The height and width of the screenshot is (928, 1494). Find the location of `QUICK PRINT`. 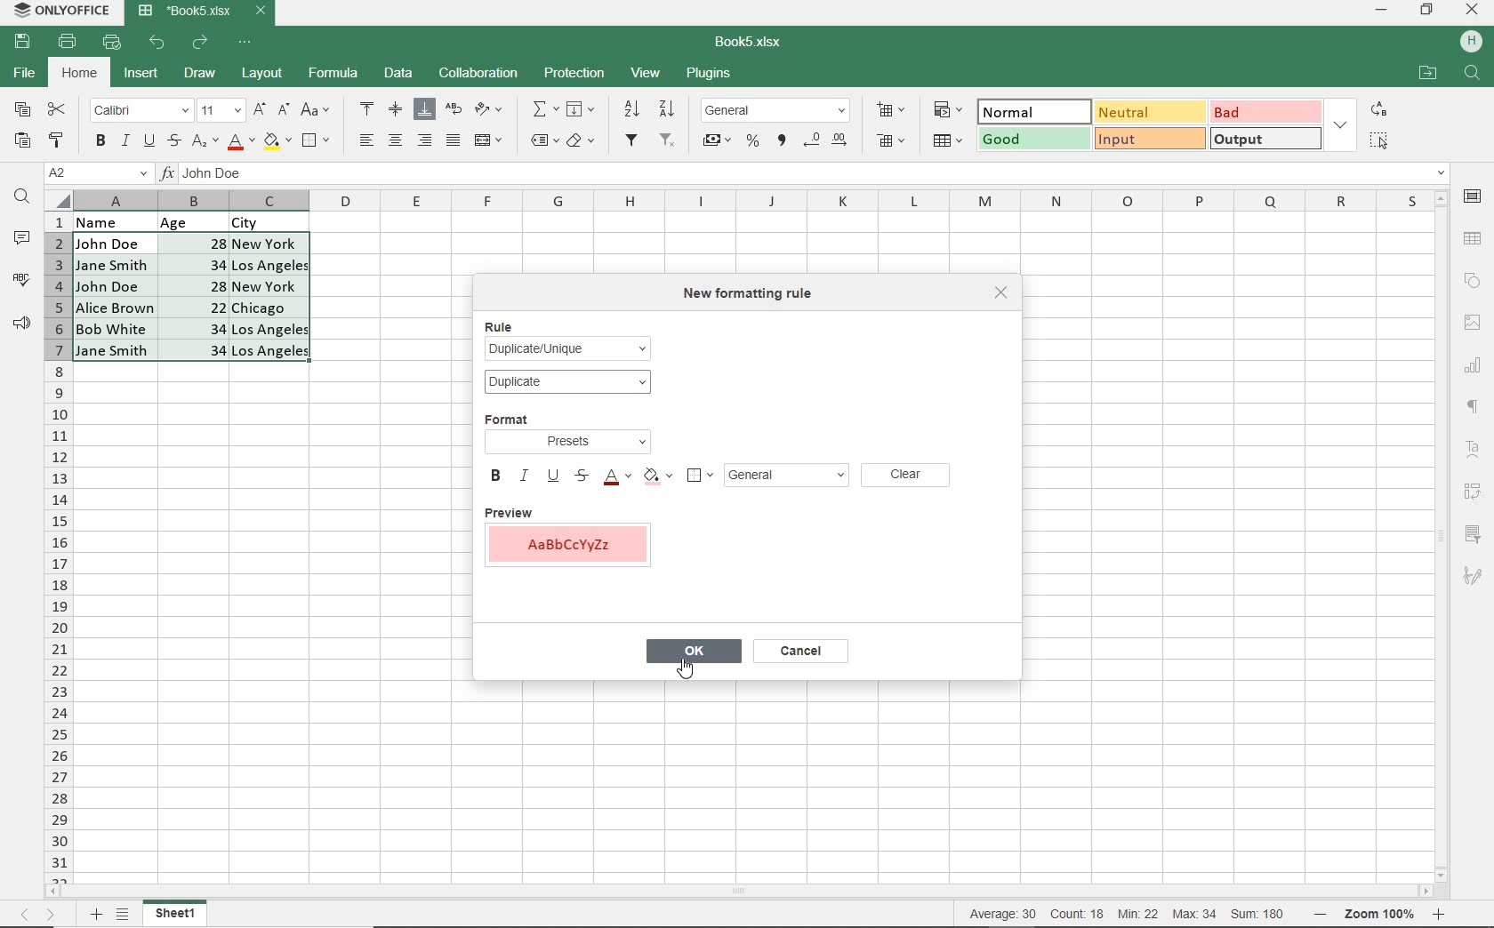

QUICK PRINT is located at coordinates (112, 43).